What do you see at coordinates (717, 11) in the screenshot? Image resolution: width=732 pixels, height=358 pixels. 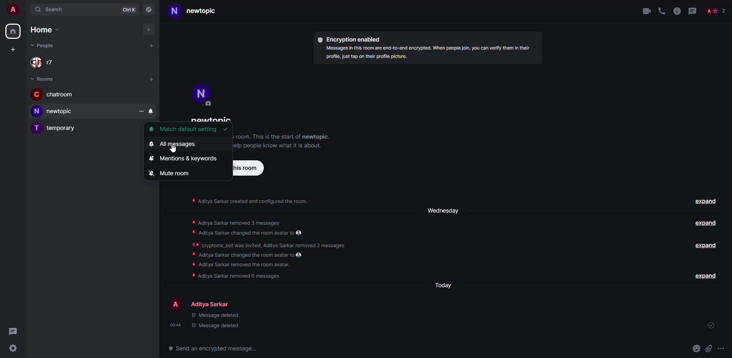 I see `people` at bounding box center [717, 11].